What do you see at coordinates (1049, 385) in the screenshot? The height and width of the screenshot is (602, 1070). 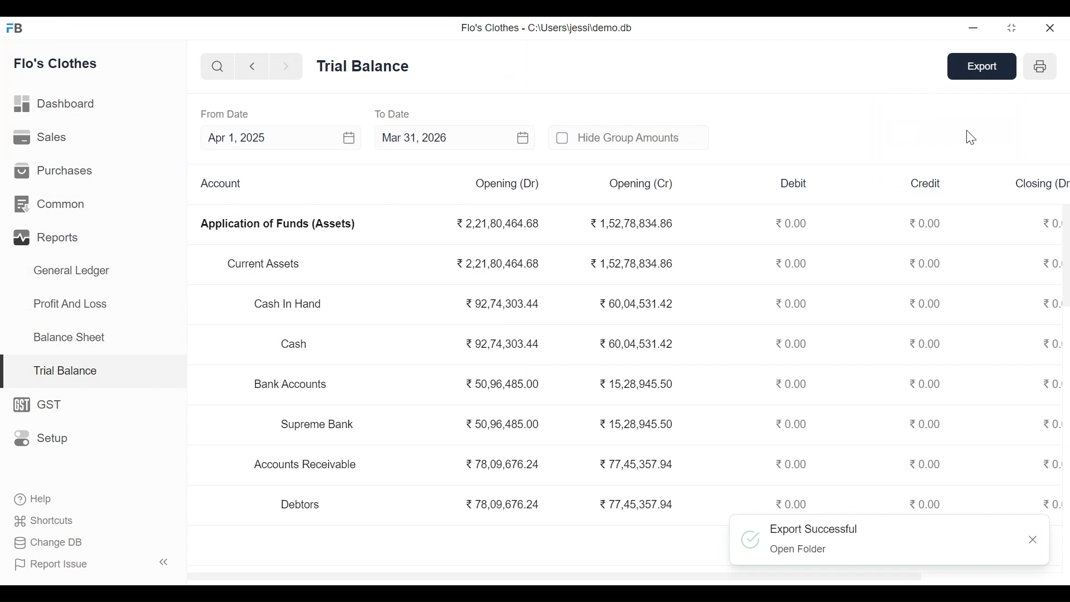 I see `0.00` at bounding box center [1049, 385].